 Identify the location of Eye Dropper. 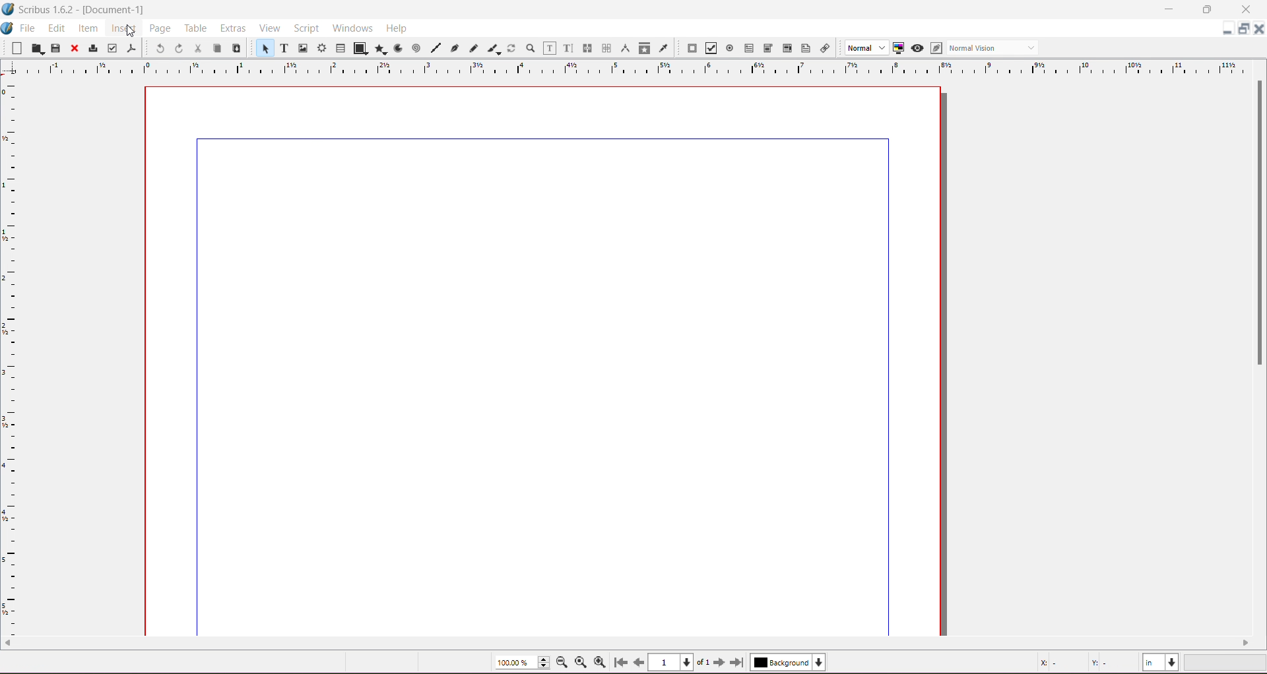
(663, 48).